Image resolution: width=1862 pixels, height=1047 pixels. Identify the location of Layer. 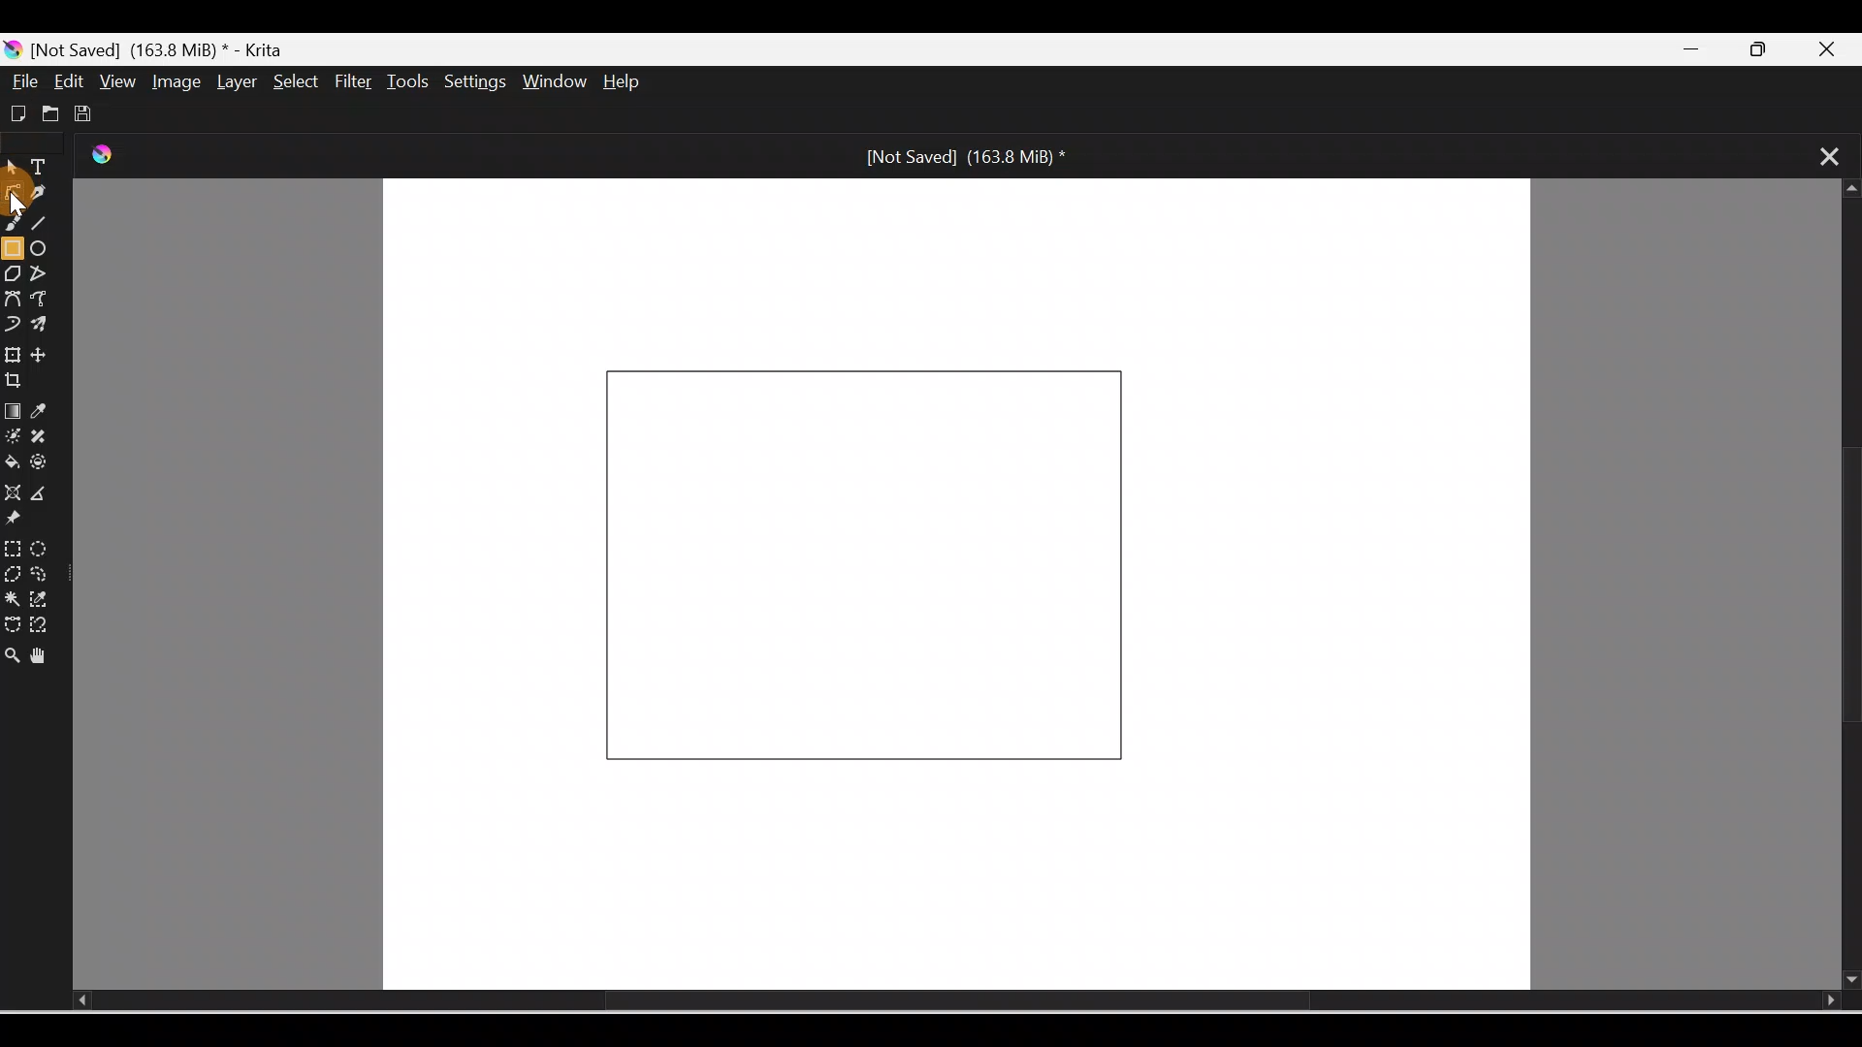
(233, 82).